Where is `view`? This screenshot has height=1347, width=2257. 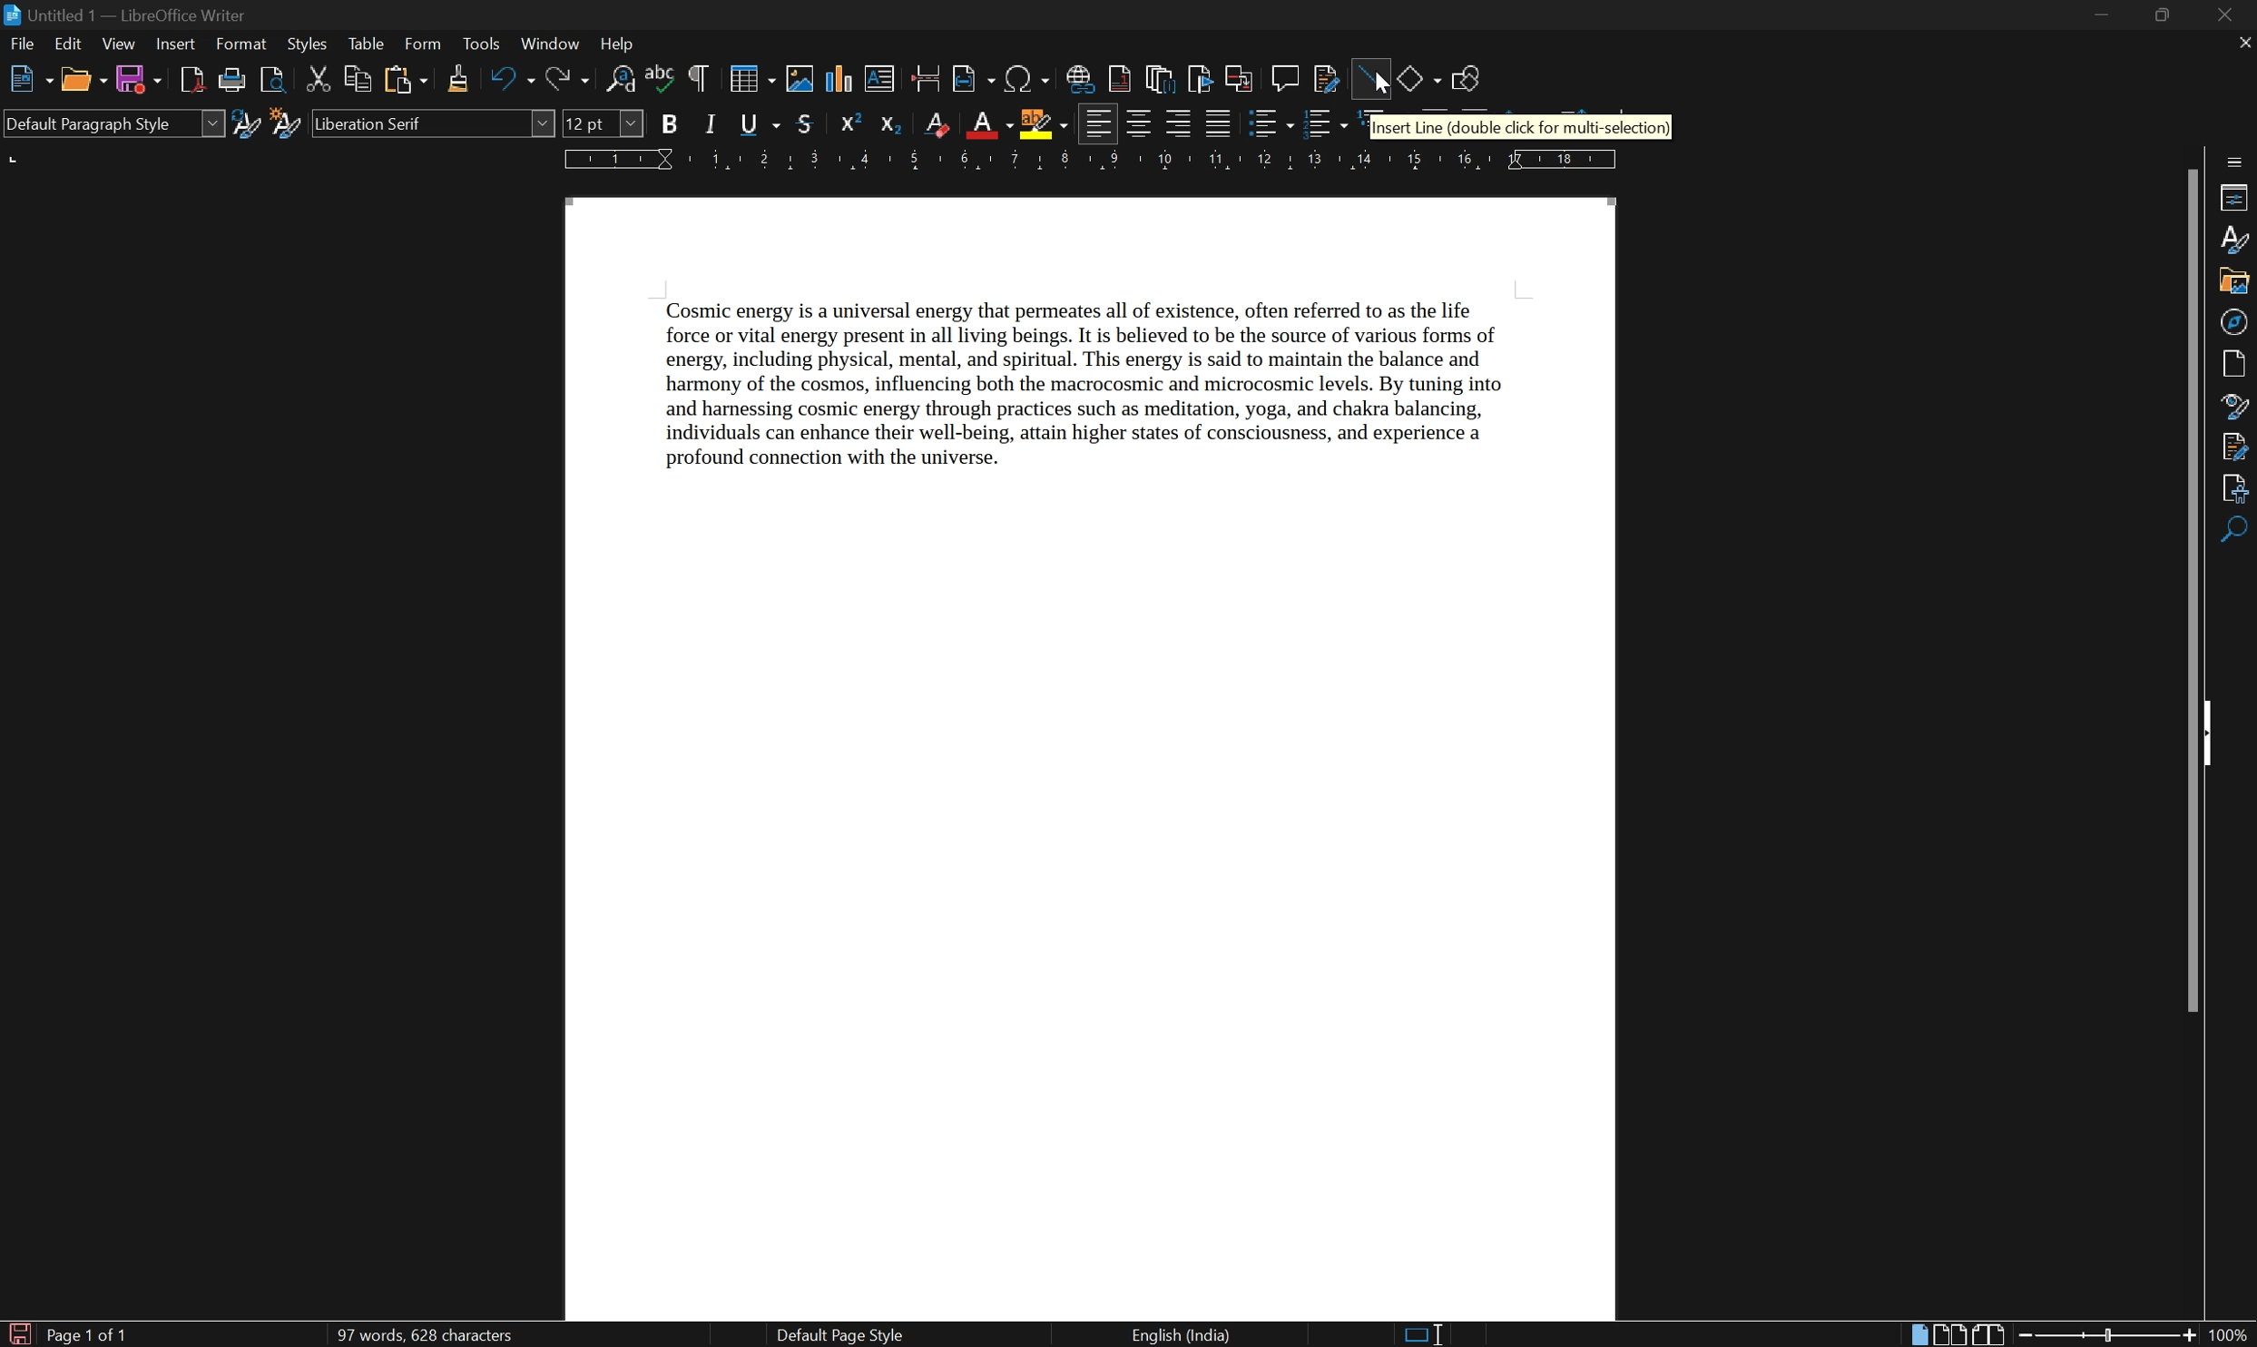
view is located at coordinates (118, 44).